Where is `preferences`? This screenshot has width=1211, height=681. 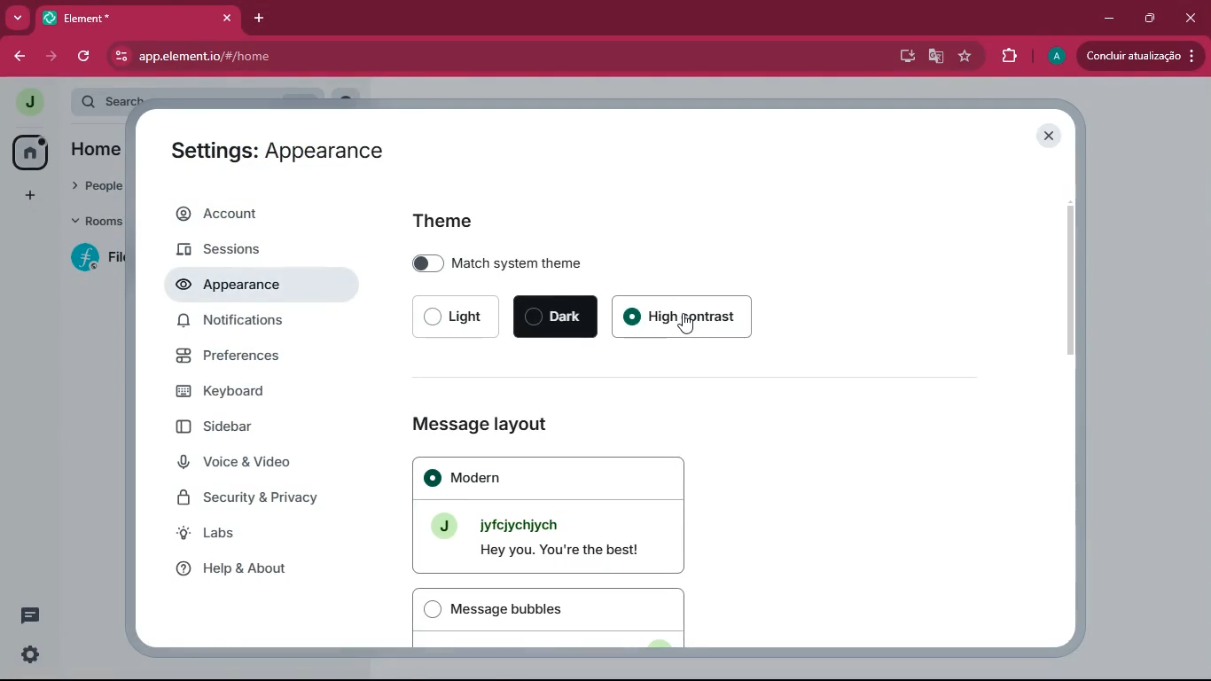 preferences is located at coordinates (258, 360).